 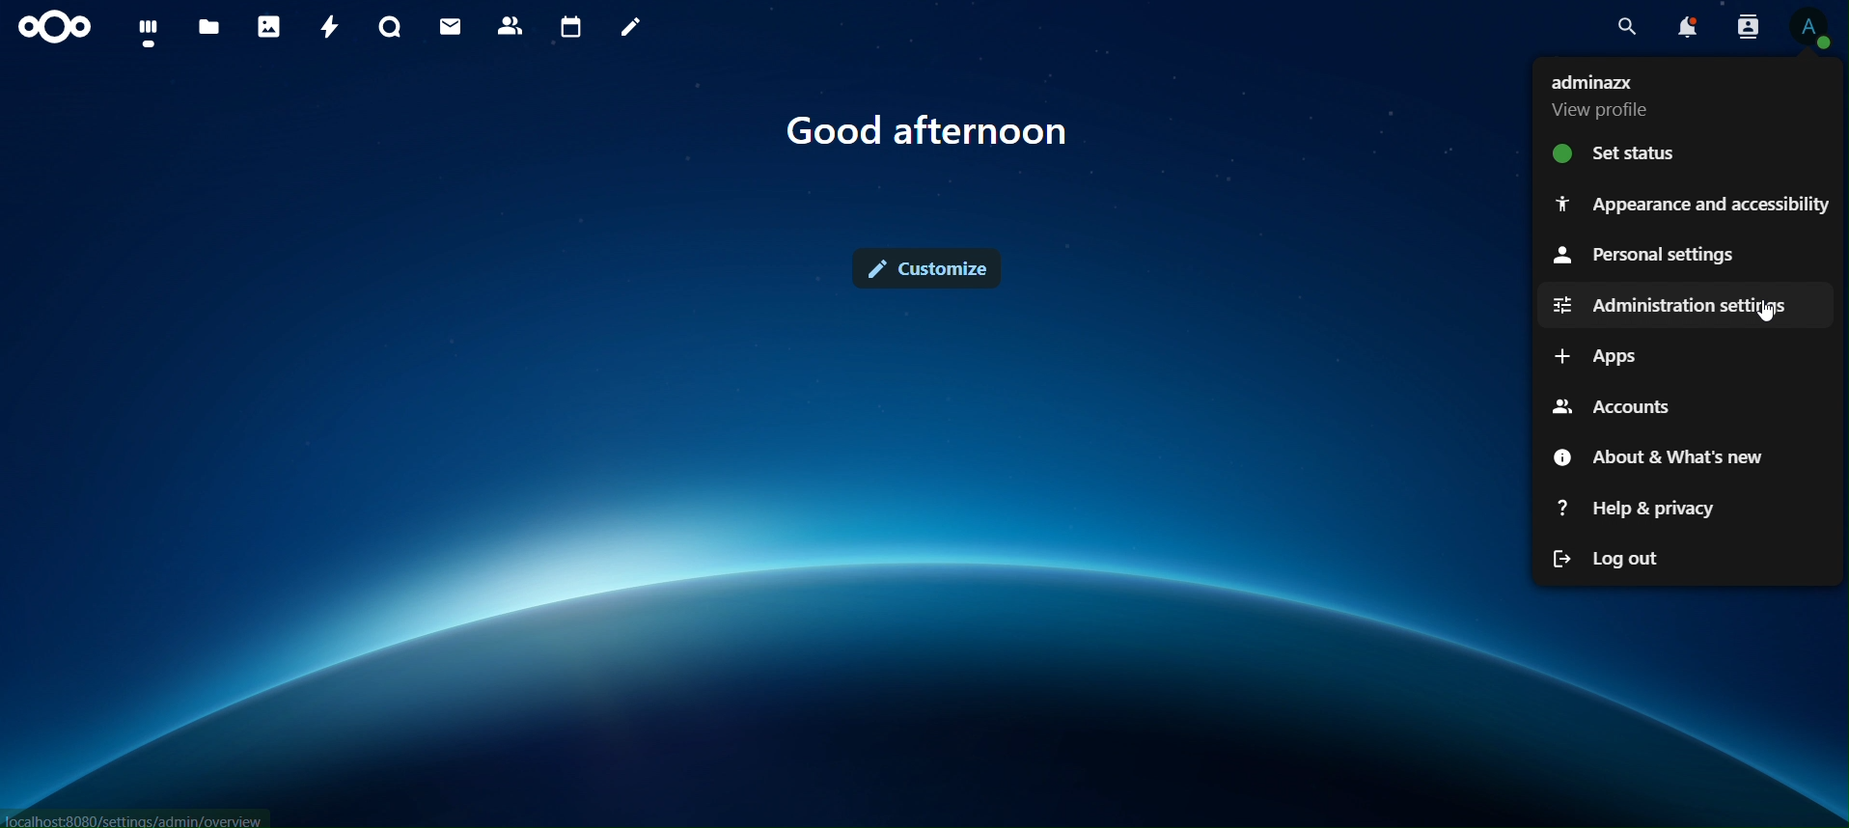 What do you see at coordinates (1638, 505) in the screenshot?
I see `help & privacy` at bounding box center [1638, 505].